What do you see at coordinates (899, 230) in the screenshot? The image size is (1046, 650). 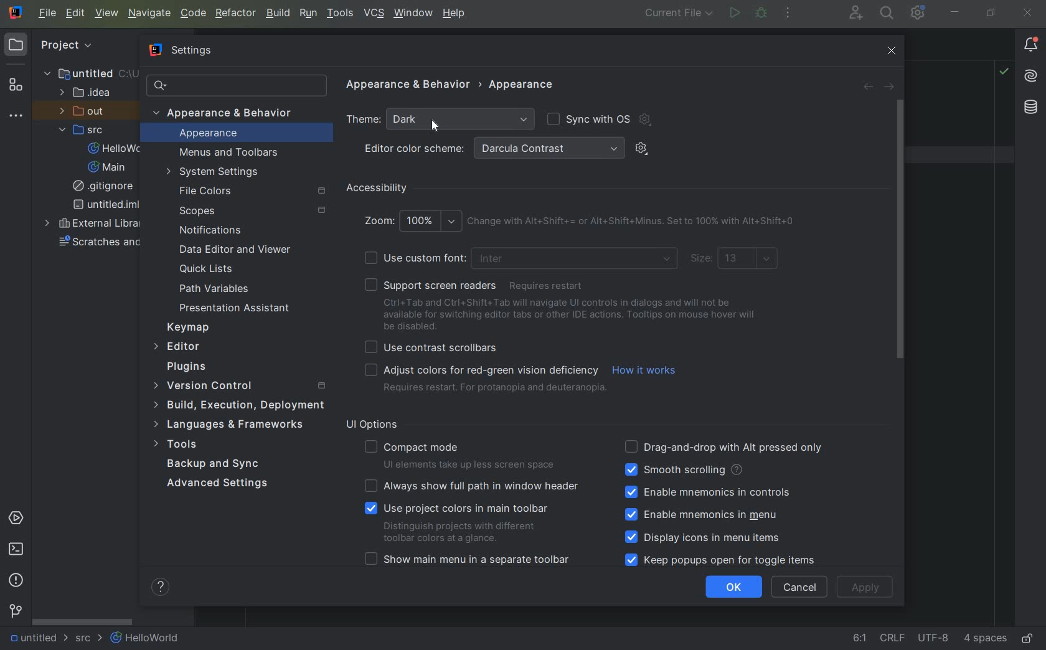 I see `scrollbar` at bounding box center [899, 230].